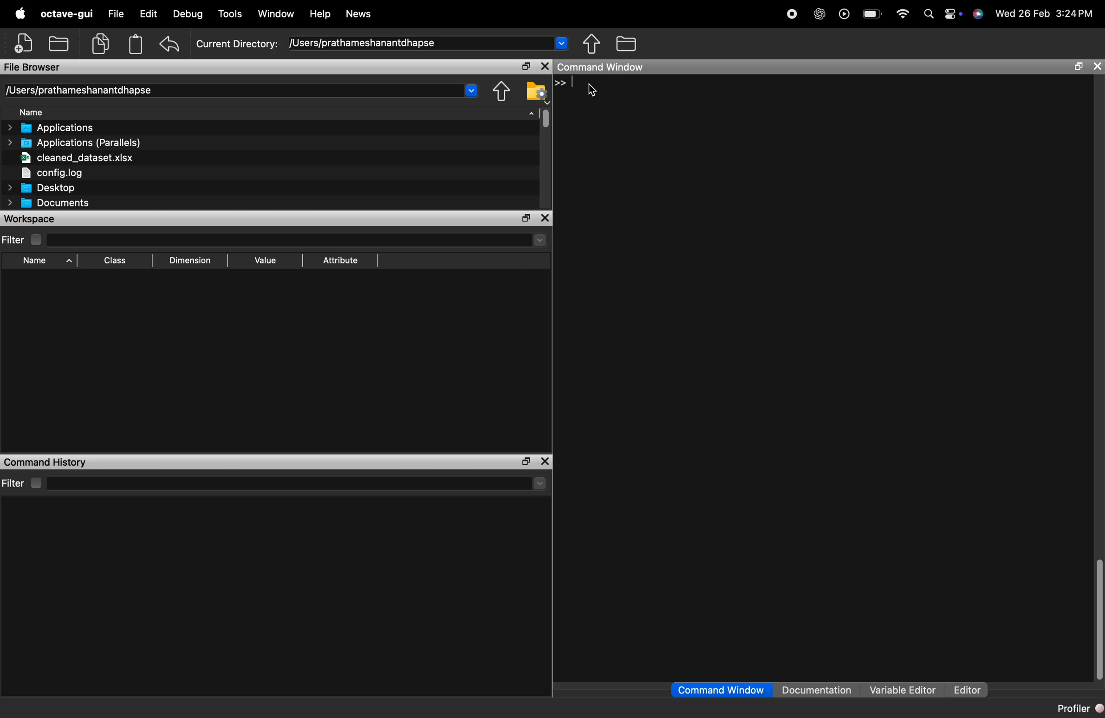  What do you see at coordinates (341, 261) in the screenshot?
I see `Attribute` at bounding box center [341, 261].